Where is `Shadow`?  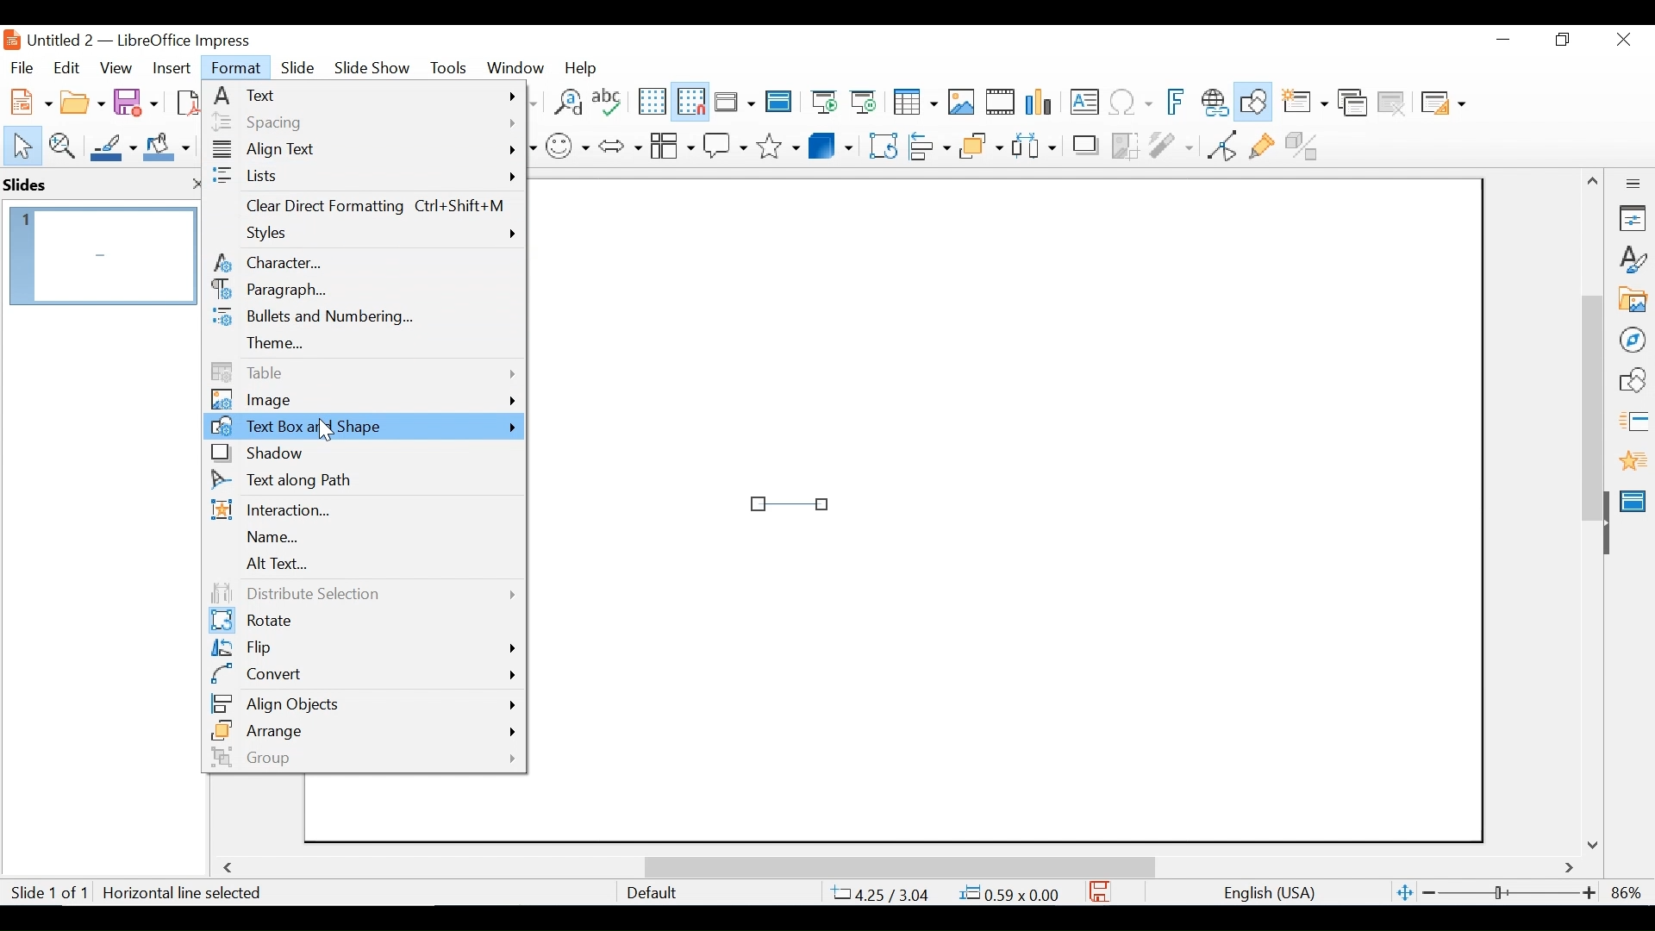 Shadow is located at coordinates (363, 453).